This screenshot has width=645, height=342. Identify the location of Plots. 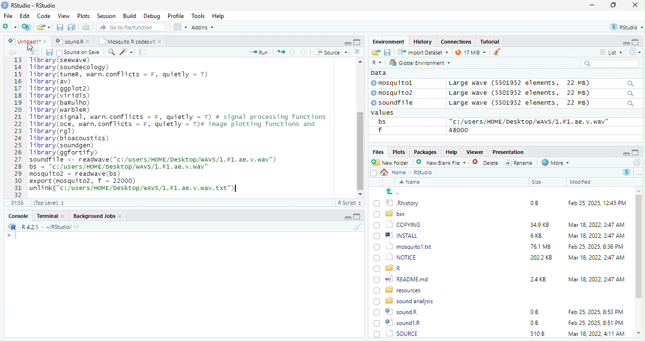
(84, 16).